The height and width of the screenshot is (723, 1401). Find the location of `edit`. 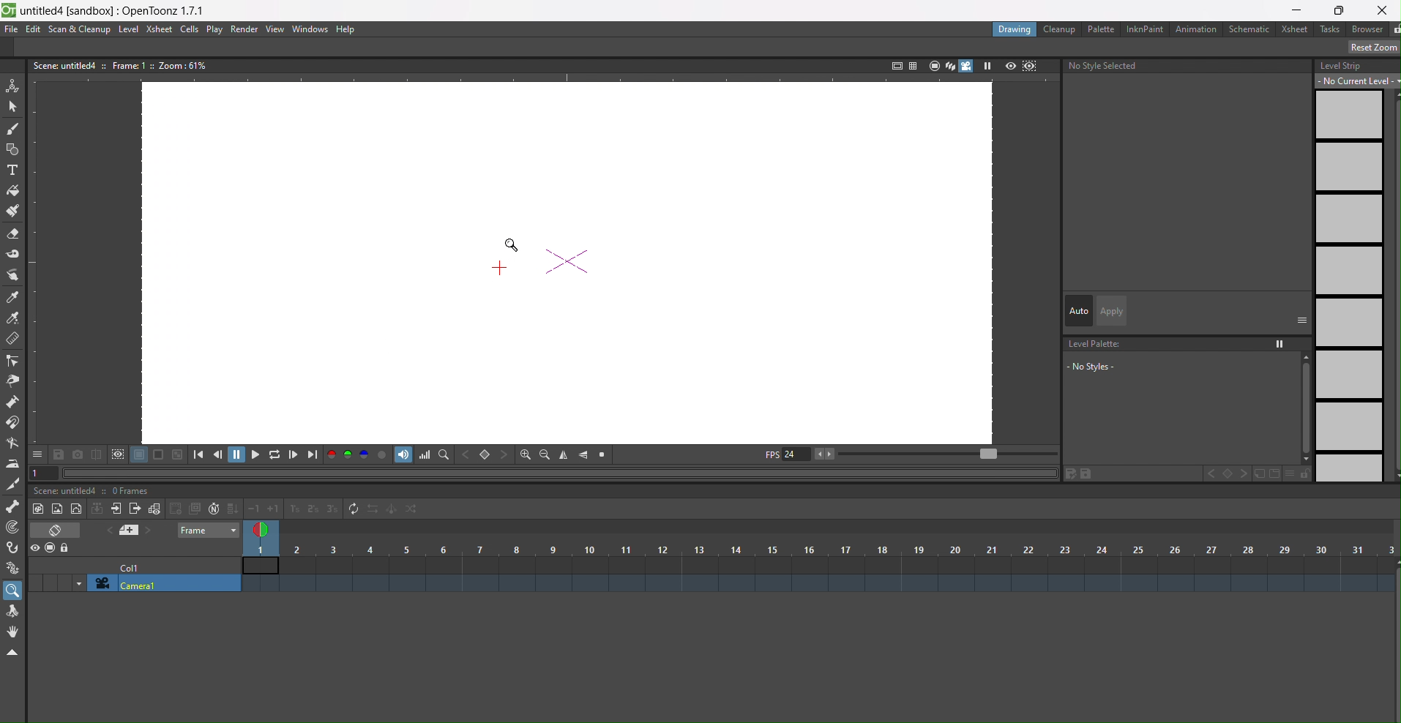

edit is located at coordinates (34, 29).